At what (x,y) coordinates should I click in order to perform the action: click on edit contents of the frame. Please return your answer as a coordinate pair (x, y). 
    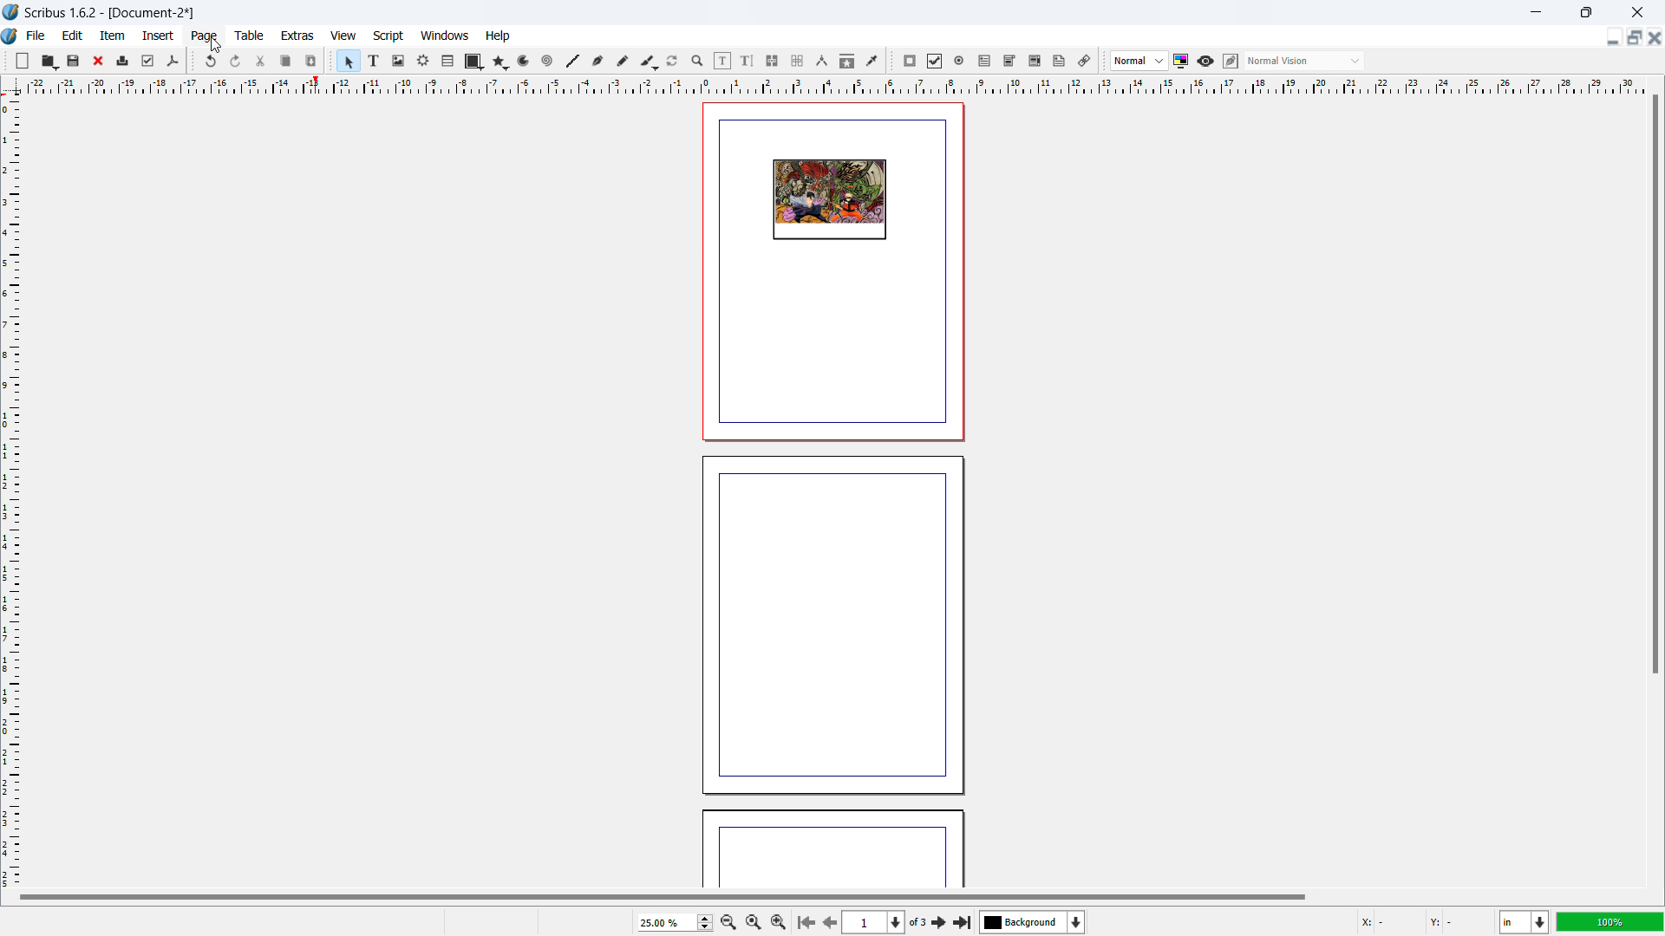
    Looking at the image, I should click on (722, 62).